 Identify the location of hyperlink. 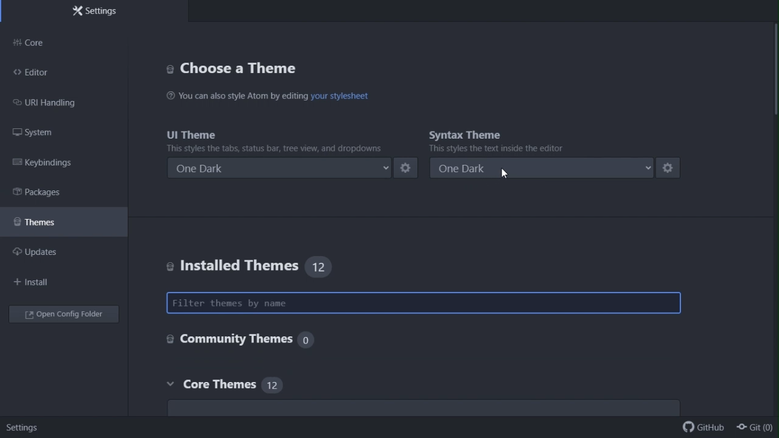
(338, 97).